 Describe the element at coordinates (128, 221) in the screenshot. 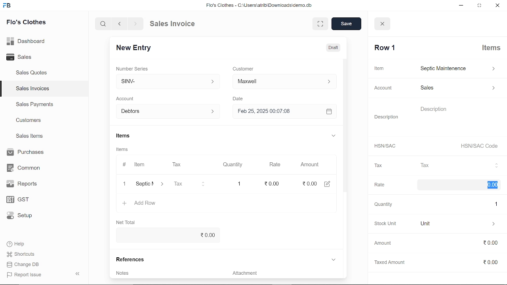

I see `Net Total` at that location.